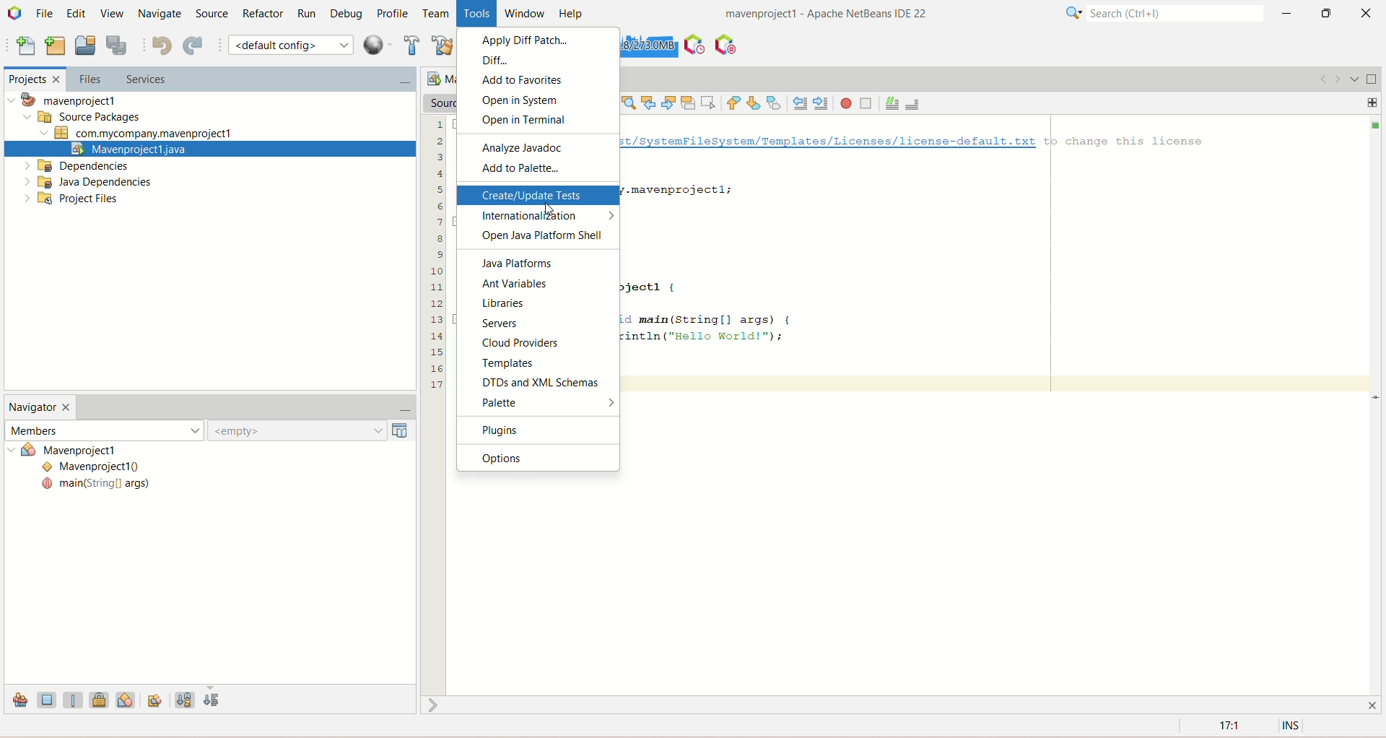 This screenshot has height=738, width=1386. I want to click on previous bookmark, so click(734, 103).